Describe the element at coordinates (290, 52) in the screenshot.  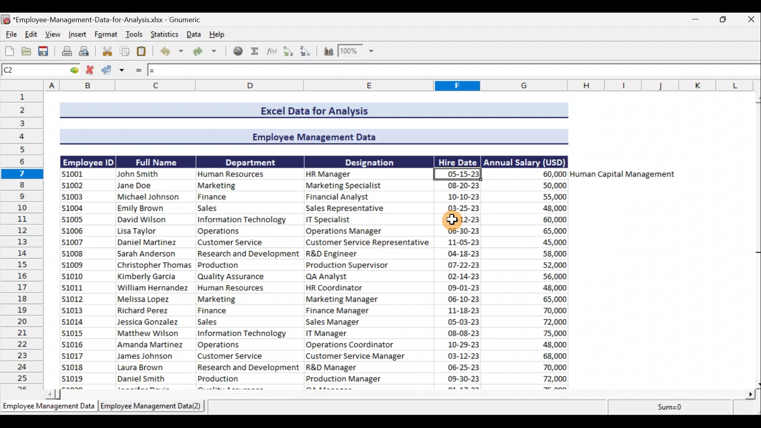
I see `Sort Ascending` at that location.